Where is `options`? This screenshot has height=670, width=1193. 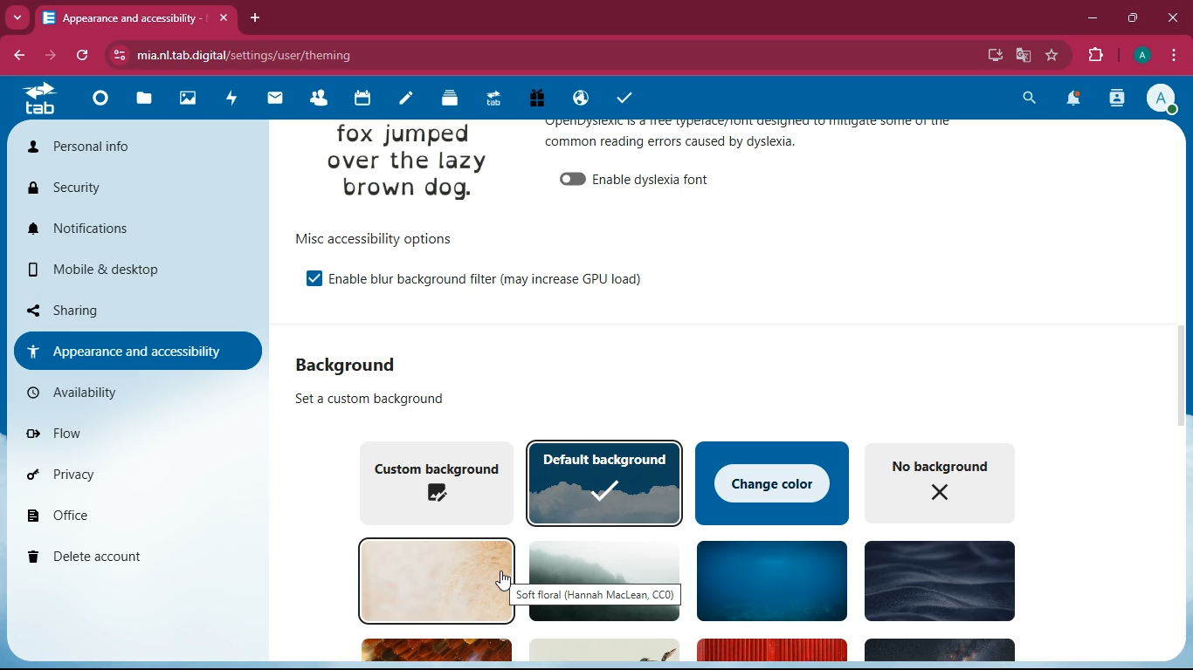
options is located at coordinates (380, 235).